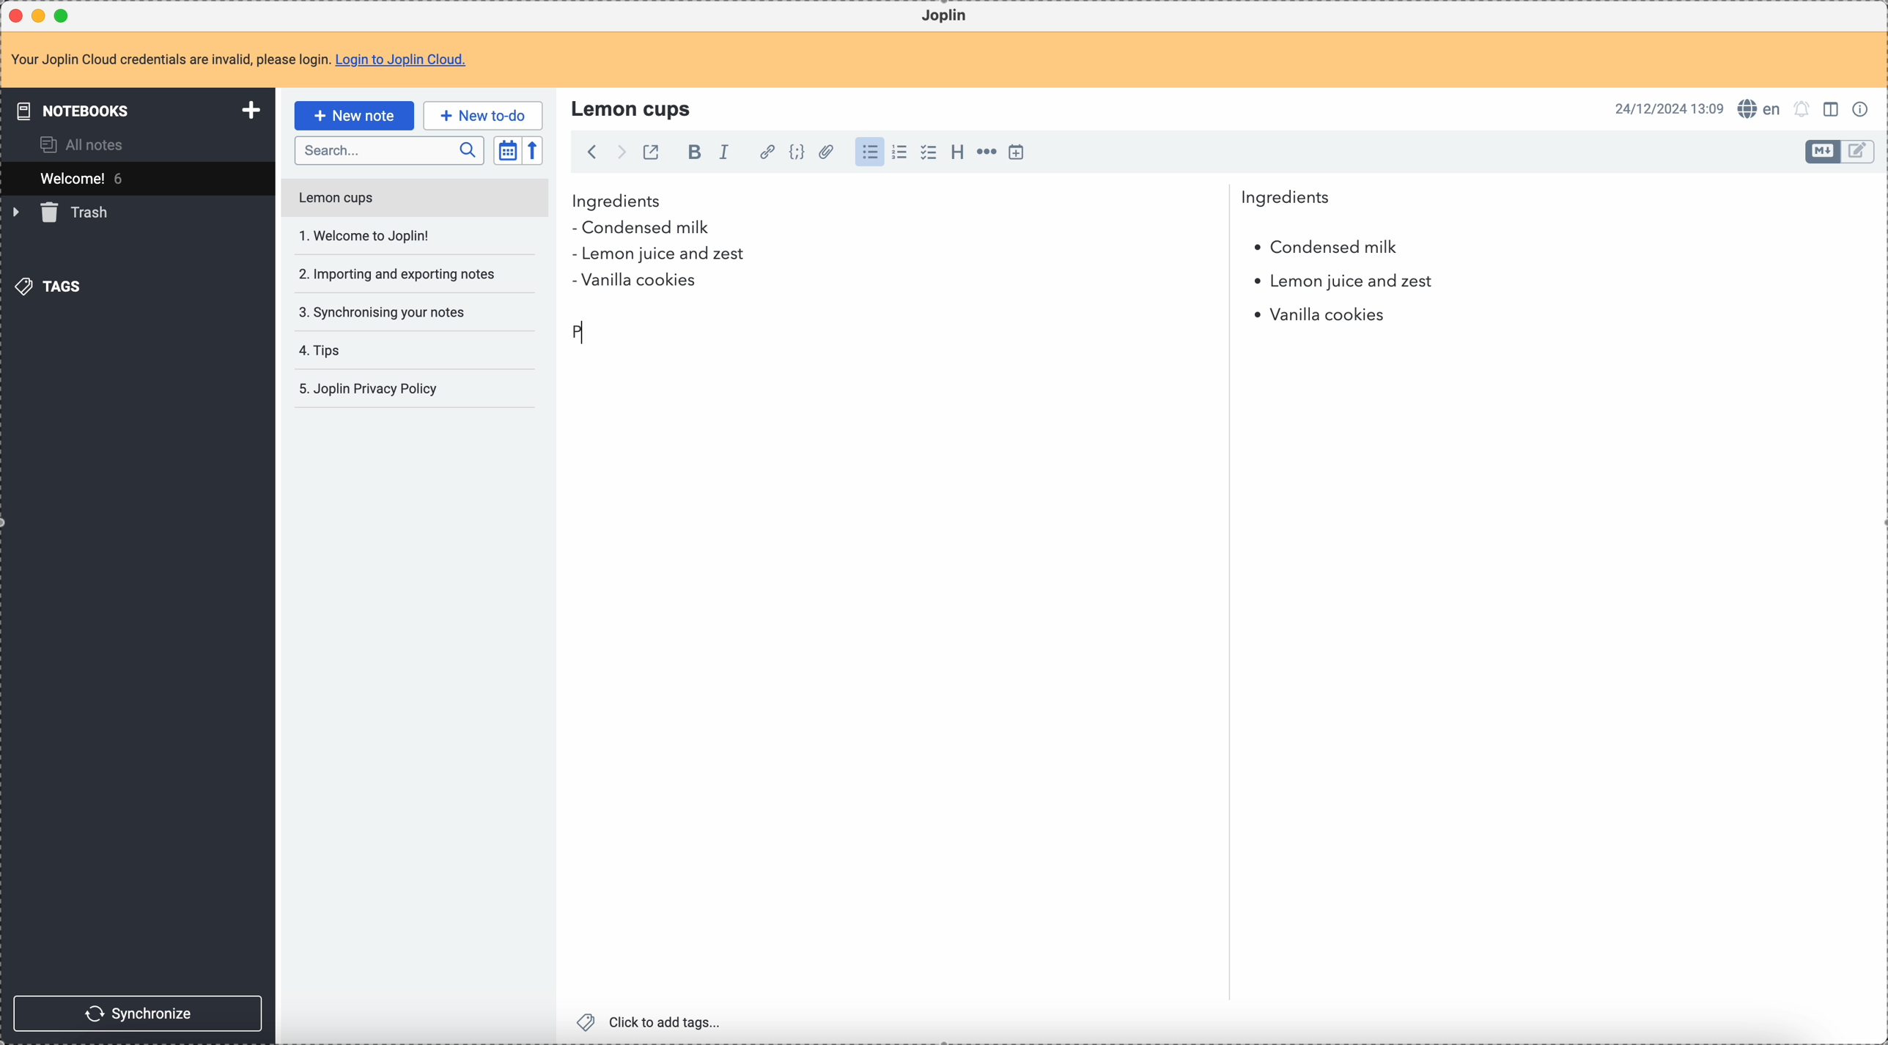  What do you see at coordinates (63, 213) in the screenshot?
I see `trash` at bounding box center [63, 213].